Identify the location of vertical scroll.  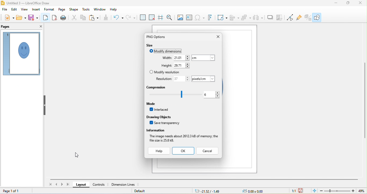
(363, 102).